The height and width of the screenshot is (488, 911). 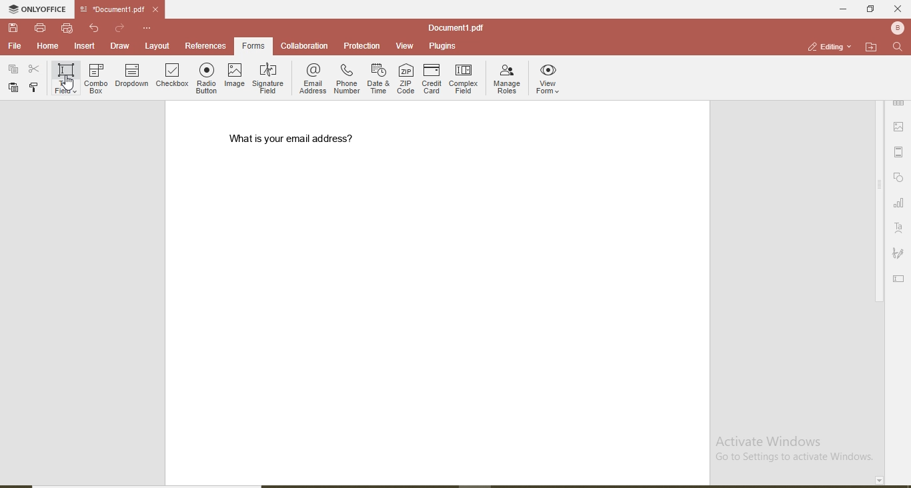 What do you see at coordinates (207, 77) in the screenshot?
I see `radio button` at bounding box center [207, 77].